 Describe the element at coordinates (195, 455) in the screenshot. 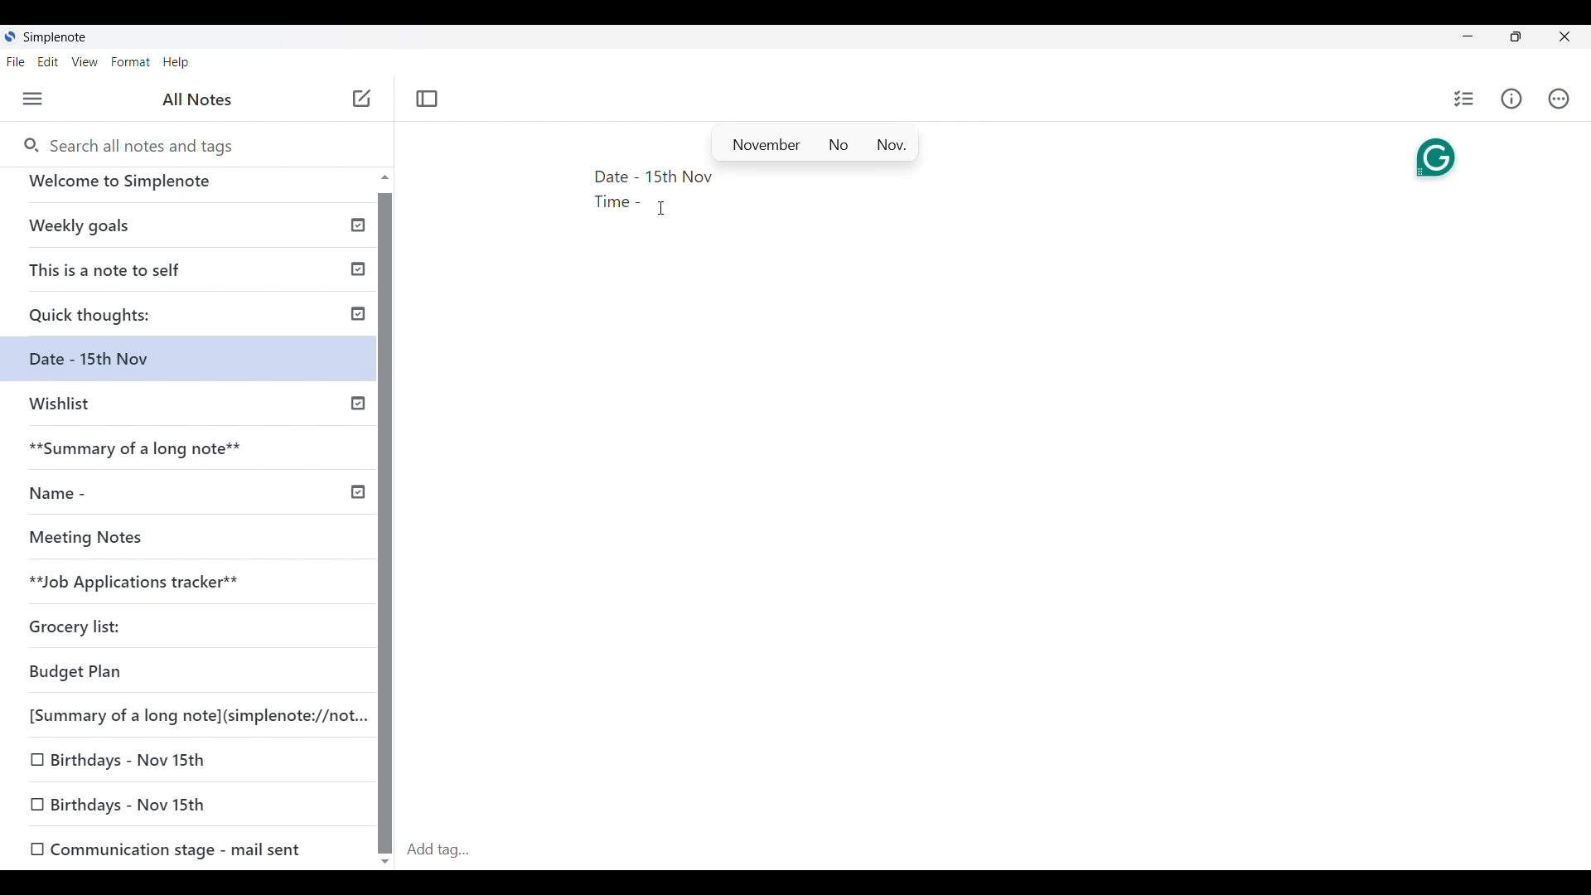

I see `Published note, indicated by check icon` at that location.